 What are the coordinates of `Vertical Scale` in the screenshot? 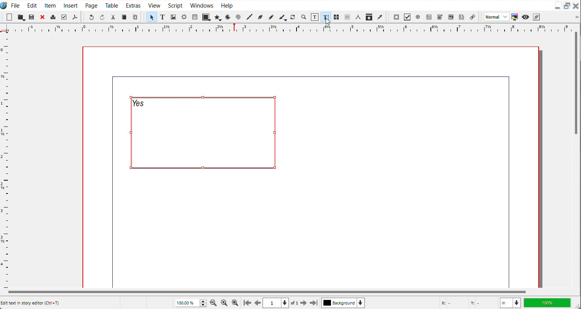 It's located at (5, 159).